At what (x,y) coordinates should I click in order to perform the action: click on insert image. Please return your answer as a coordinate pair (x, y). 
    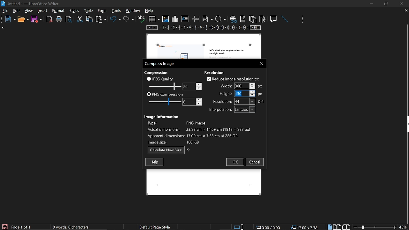
    Looking at the image, I should click on (166, 19).